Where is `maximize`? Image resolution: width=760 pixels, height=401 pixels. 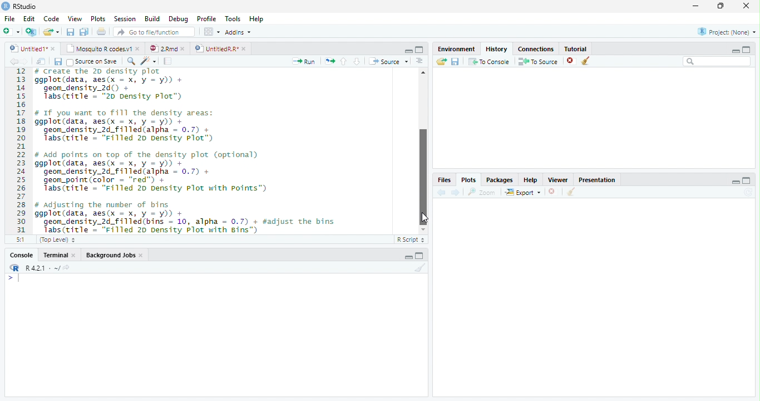 maximize is located at coordinates (747, 49).